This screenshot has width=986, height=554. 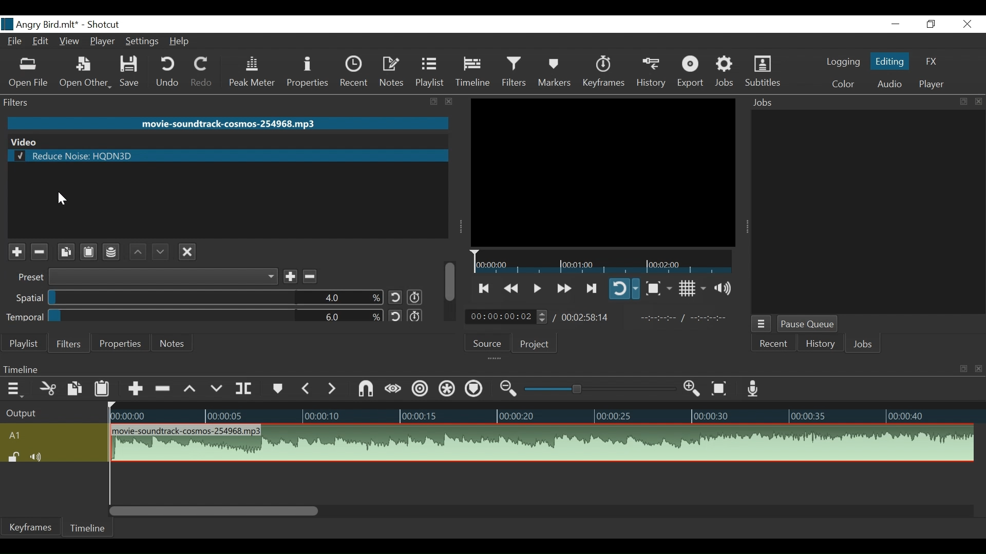 What do you see at coordinates (85, 73) in the screenshot?
I see `Open Other` at bounding box center [85, 73].